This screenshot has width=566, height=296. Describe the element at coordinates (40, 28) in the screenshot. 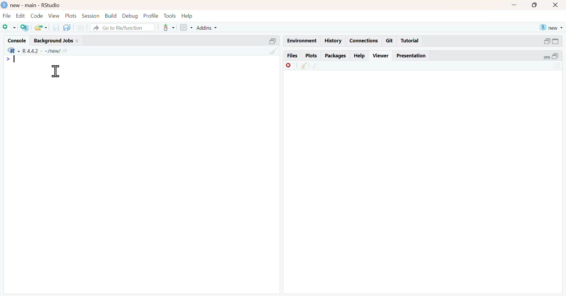

I see `open an existing file` at that location.